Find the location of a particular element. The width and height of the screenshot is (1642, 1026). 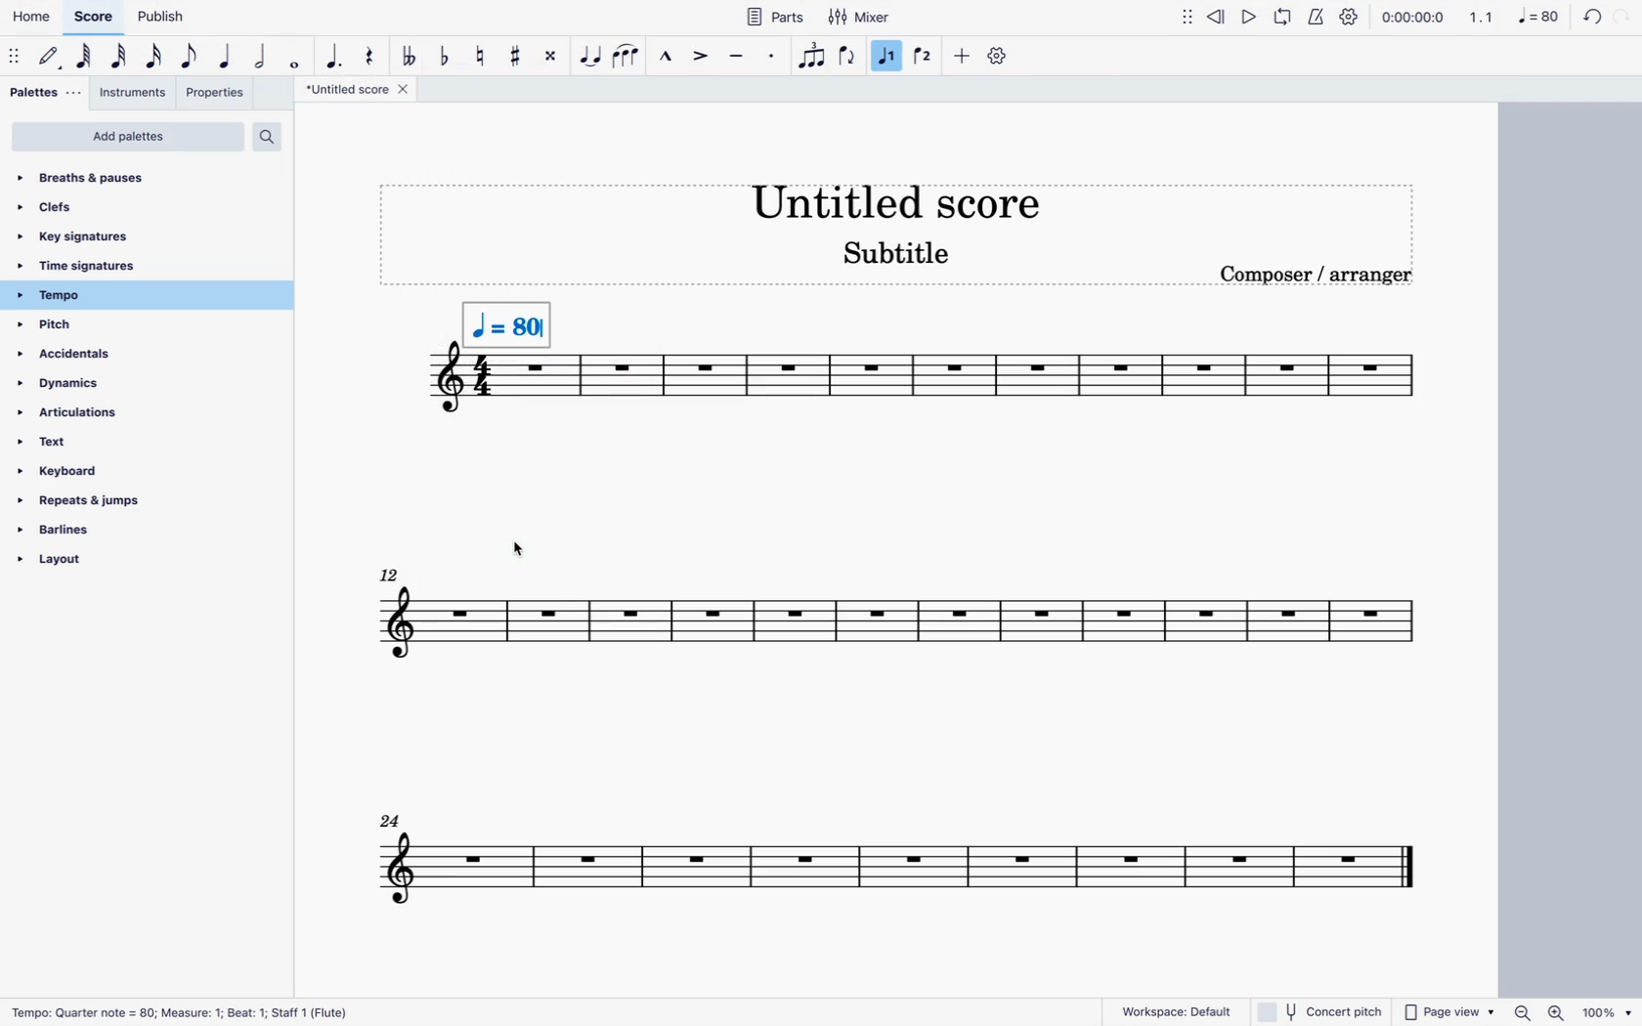

Publish is located at coordinates (156, 14).